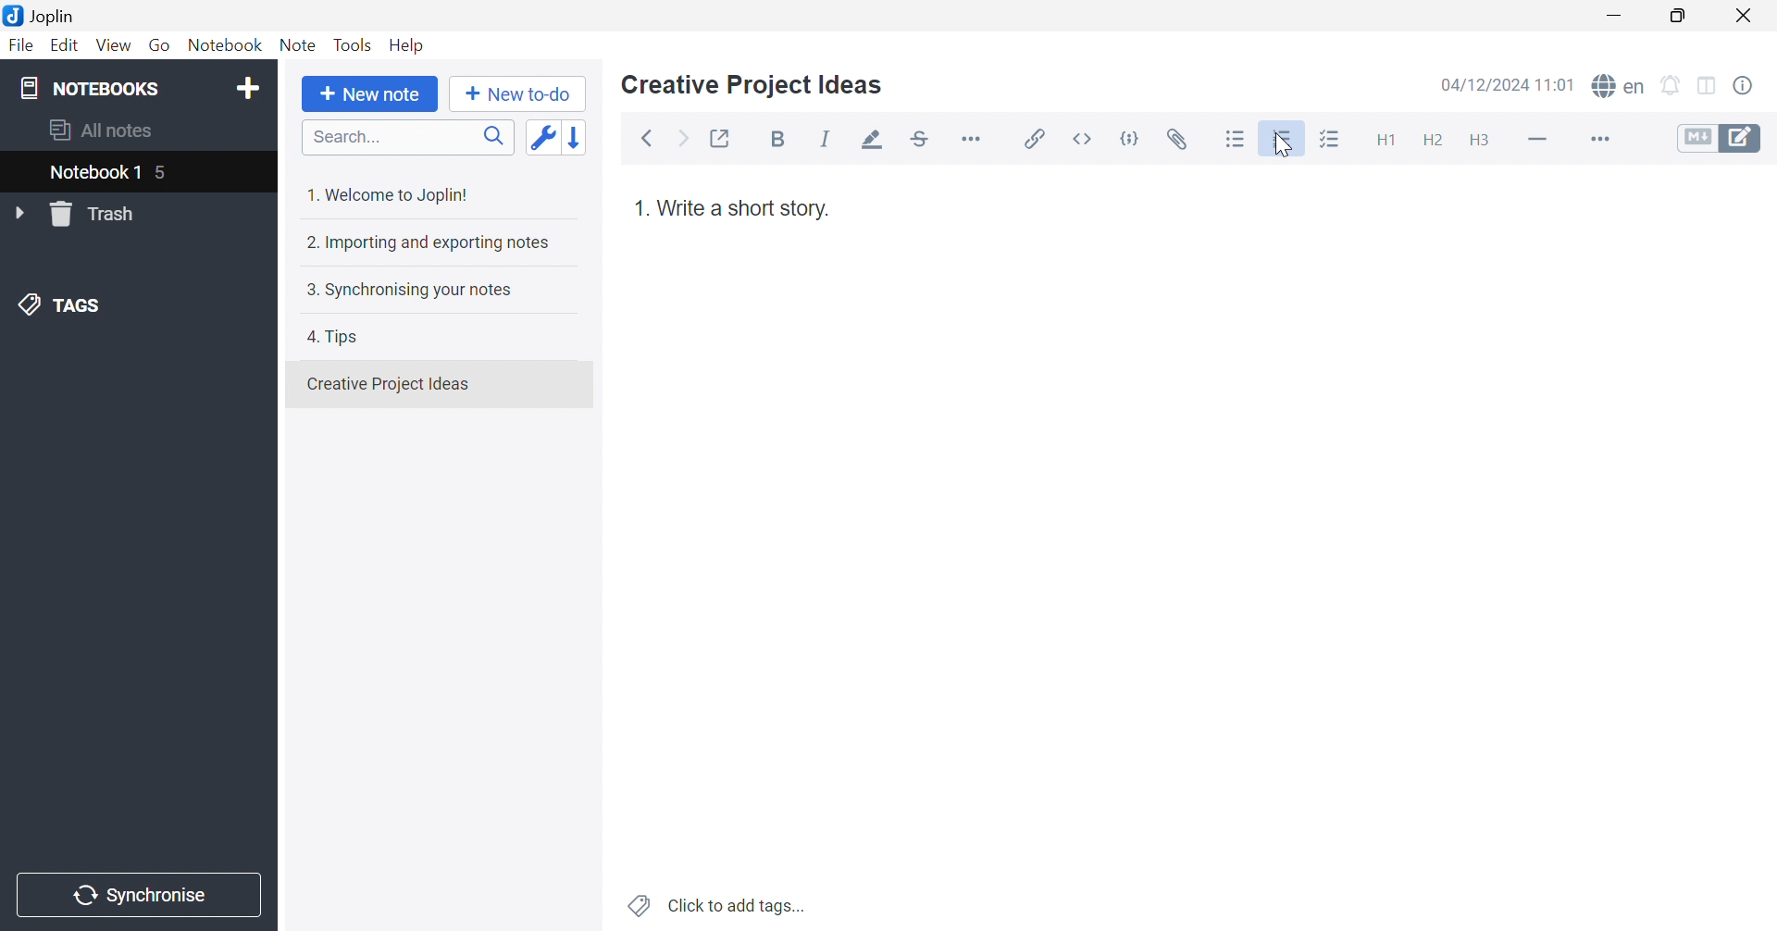 The image size is (1777, 931). Describe the element at coordinates (60, 307) in the screenshot. I see `TAGS` at that location.